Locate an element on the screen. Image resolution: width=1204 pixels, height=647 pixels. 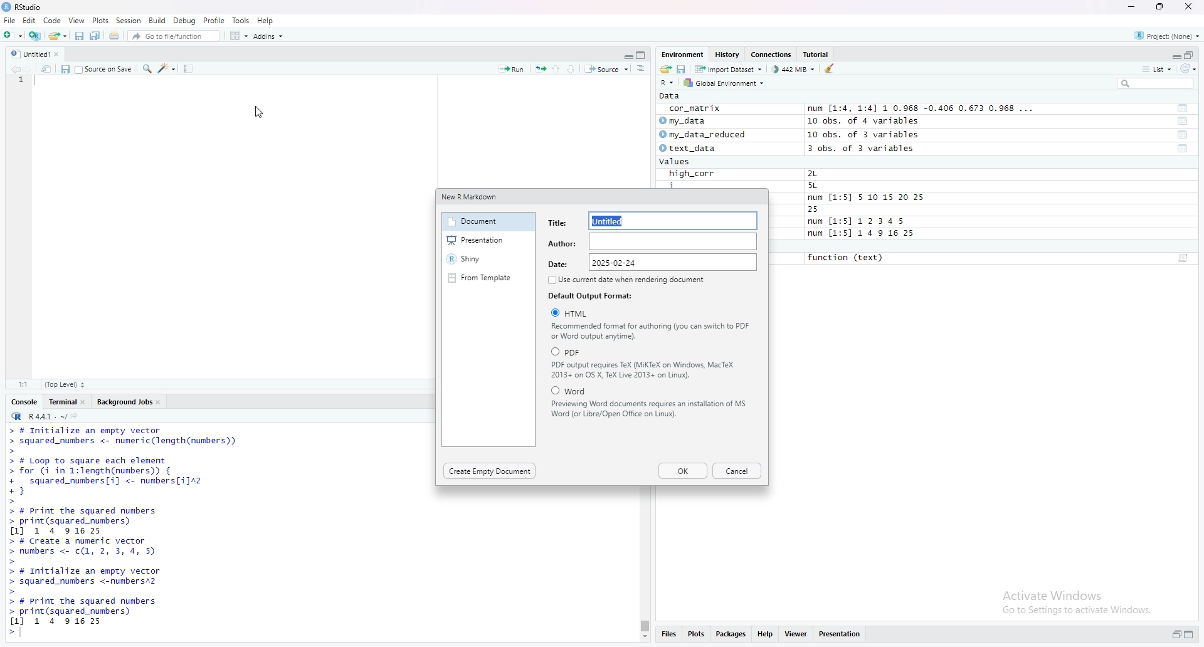
Save is located at coordinates (67, 70).